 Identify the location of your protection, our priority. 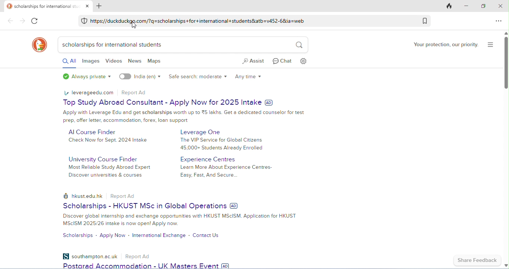
(446, 44).